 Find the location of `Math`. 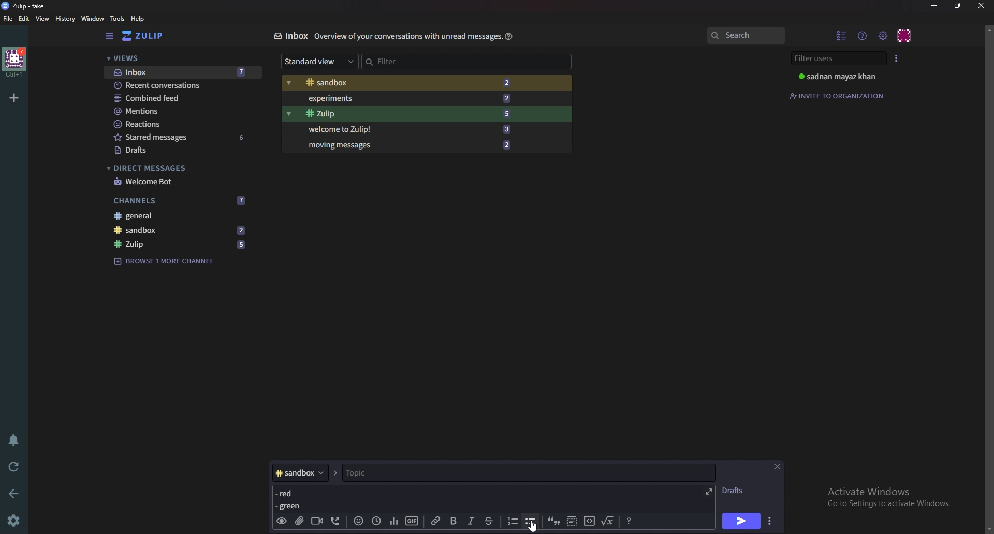

Math is located at coordinates (608, 520).